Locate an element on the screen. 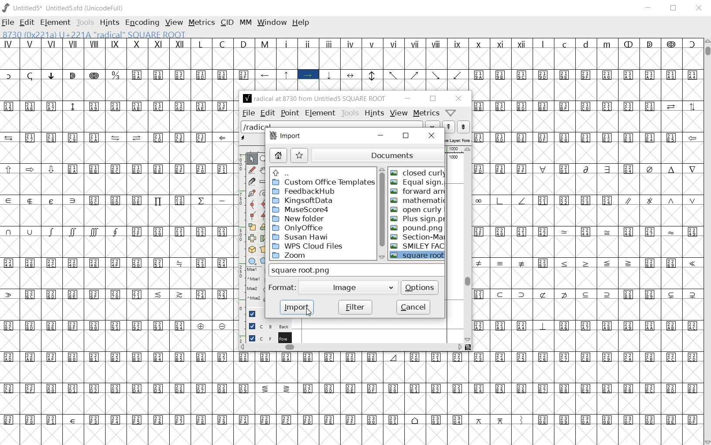 The image size is (711, 445). Section-Mark is located at coordinates (419, 237).